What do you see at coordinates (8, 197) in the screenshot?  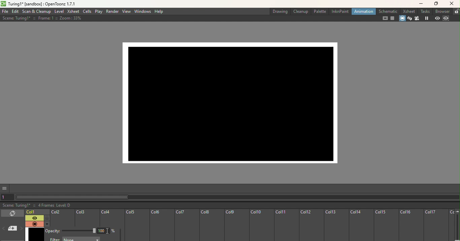 I see `Set the current frame` at bounding box center [8, 197].